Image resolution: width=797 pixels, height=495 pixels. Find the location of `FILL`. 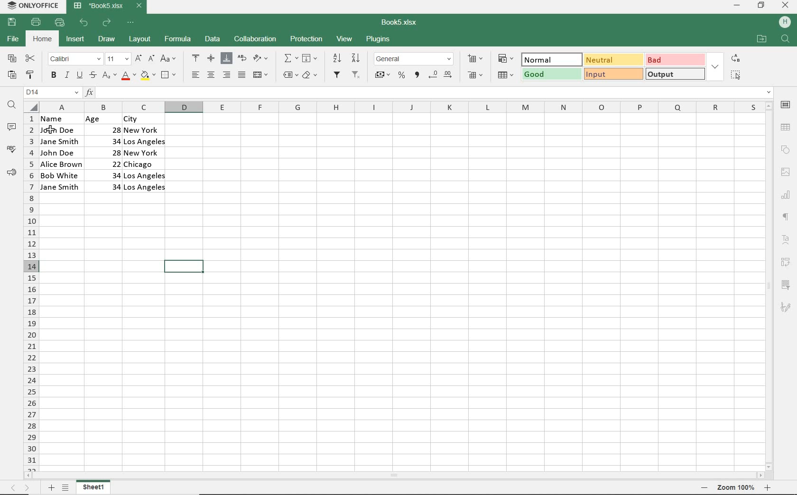

FILL is located at coordinates (312, 59).